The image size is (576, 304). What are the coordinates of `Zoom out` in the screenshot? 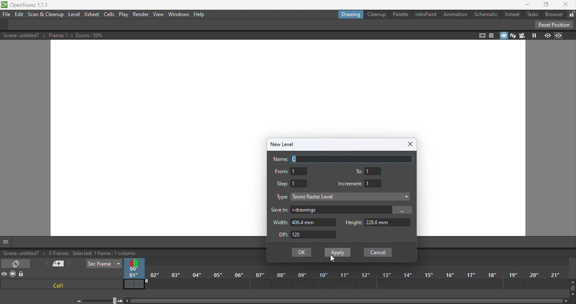 It's located at (78, 301).